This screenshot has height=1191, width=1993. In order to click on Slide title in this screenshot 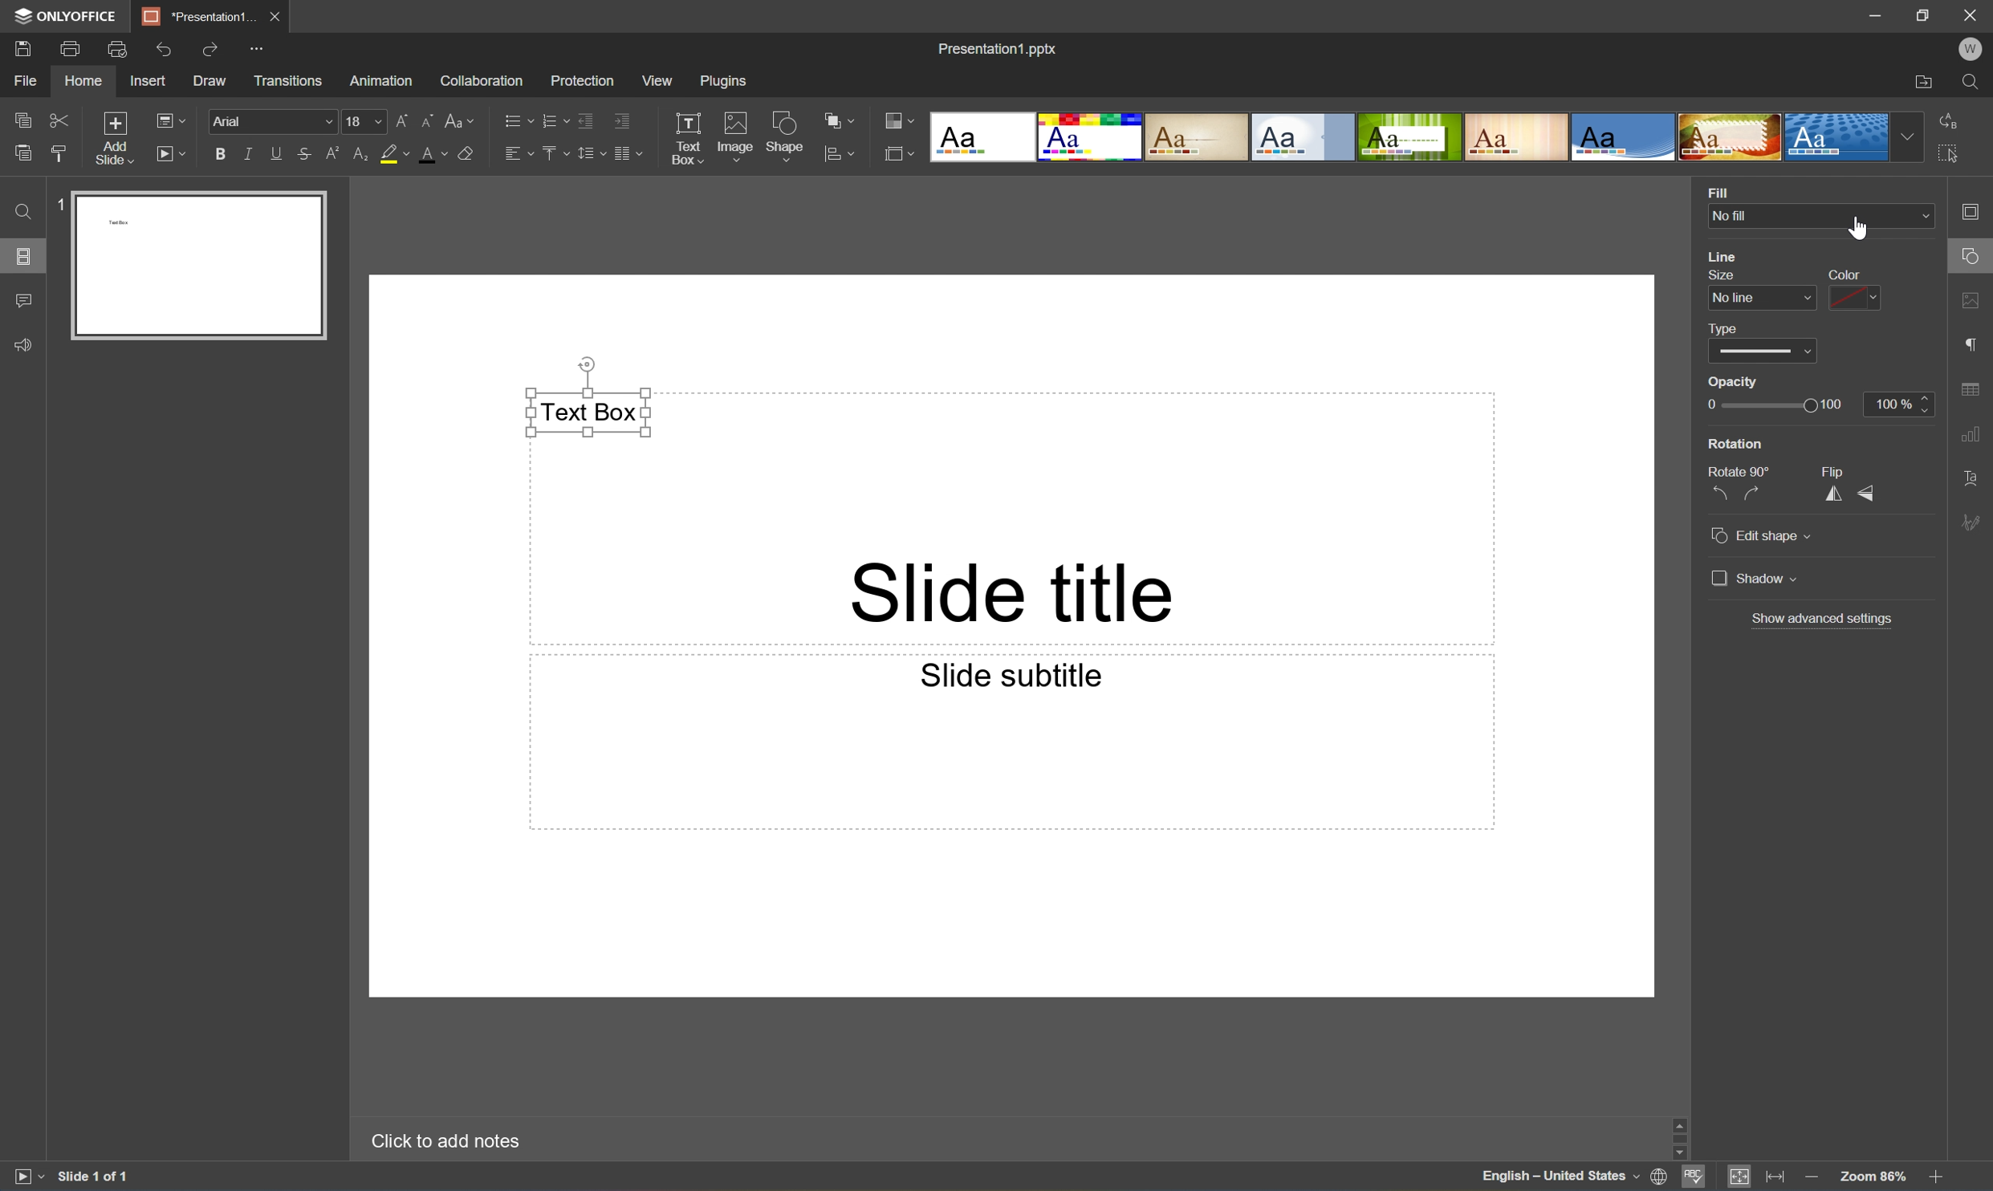, I will do `click(1018, 594)`.